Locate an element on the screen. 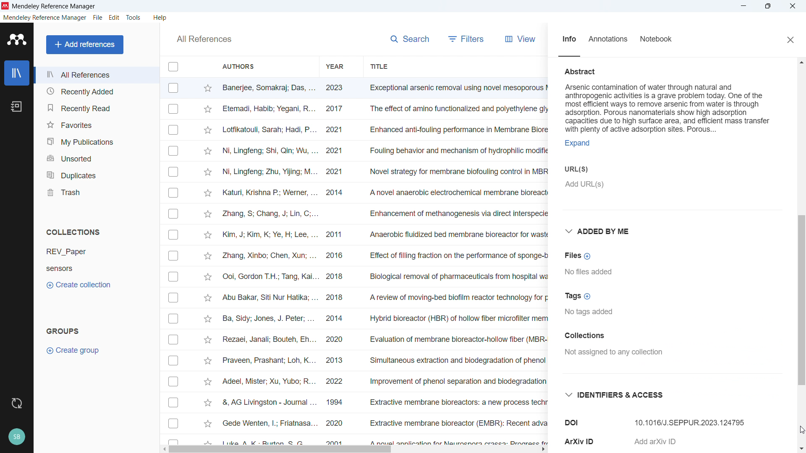  click to starmark individual entries is located at coordinates (208, 173).